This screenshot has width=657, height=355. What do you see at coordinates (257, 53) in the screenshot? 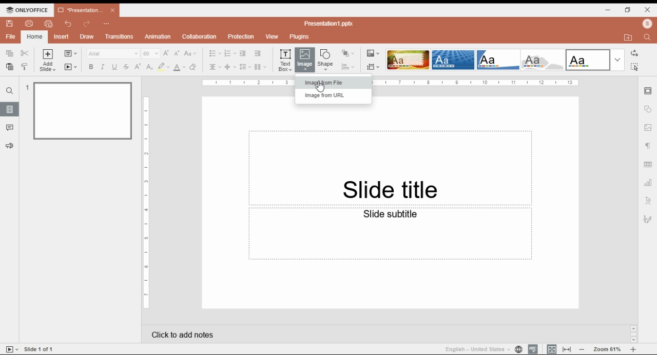
I see `decrease indent` at bounding box center [257, 53].